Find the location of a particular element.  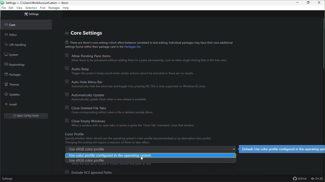

Editor is located at coordinates (13, 35).